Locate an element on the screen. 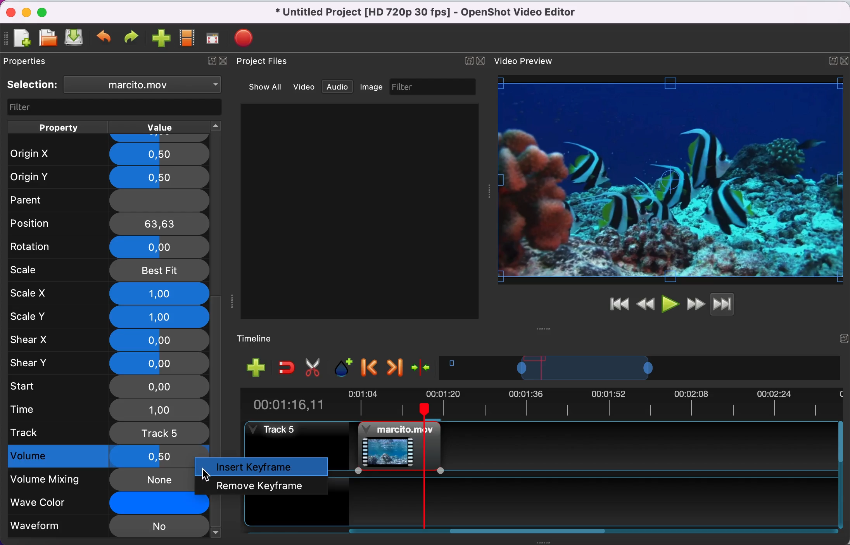 This screenshot has height=545, width=850. scale best fit is located at coordinates (109, 270).